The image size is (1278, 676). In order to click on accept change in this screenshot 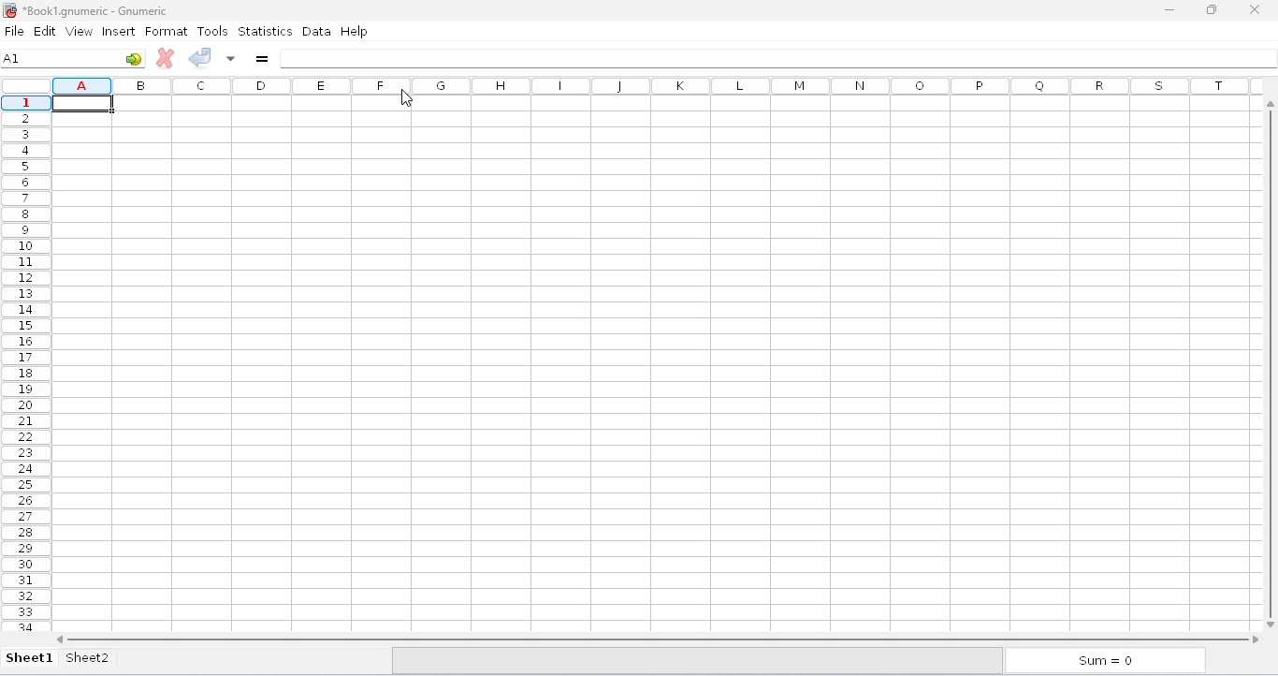, I will do `click(199, 57)`.